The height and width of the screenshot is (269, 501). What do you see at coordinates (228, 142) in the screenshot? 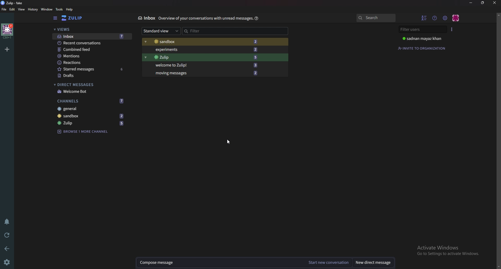
I see `Cursor` at bounding box center [228, 142].